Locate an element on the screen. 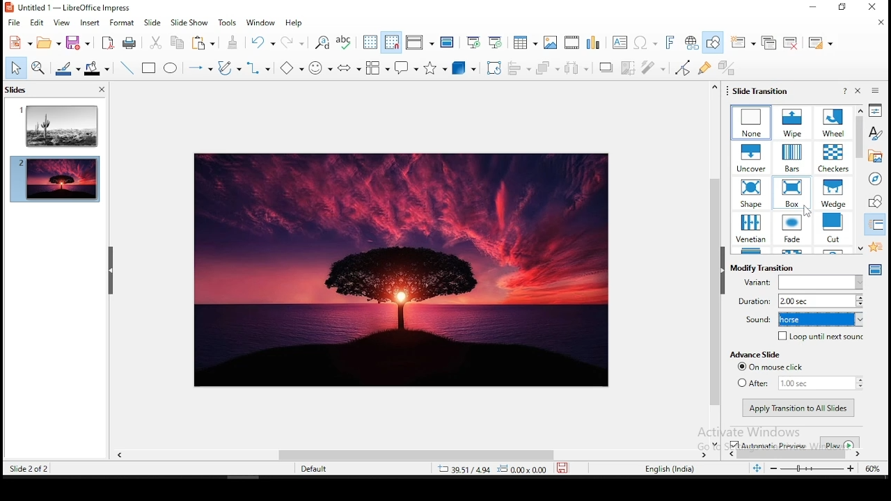 Image resolution: width=891 pixels, height=501 pixels. on mouse click is located at coordinates (775, 367).